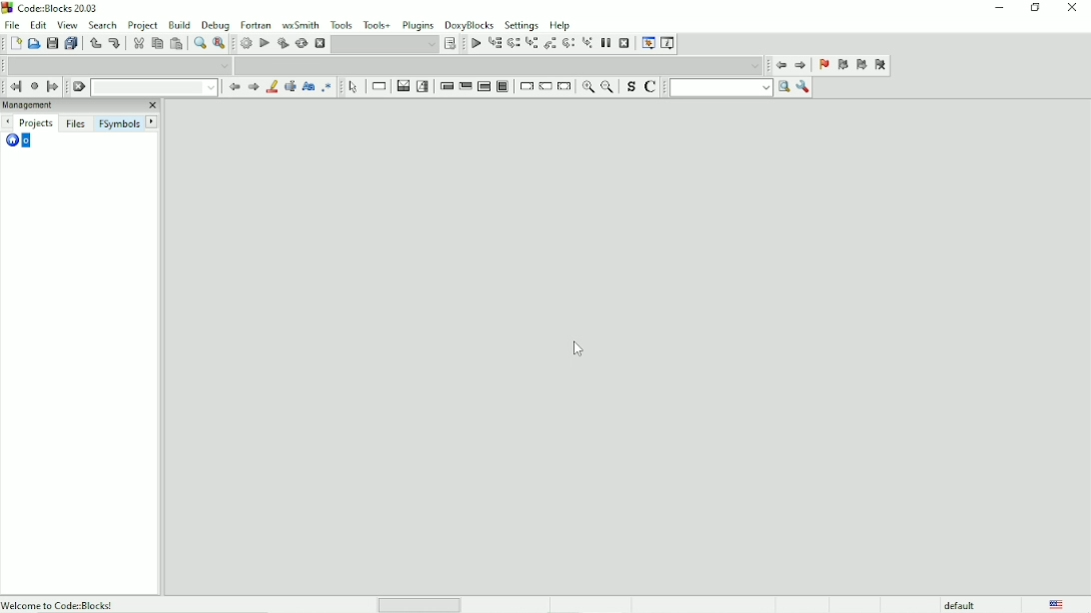  I want to click on Edit, so click(38, 24).